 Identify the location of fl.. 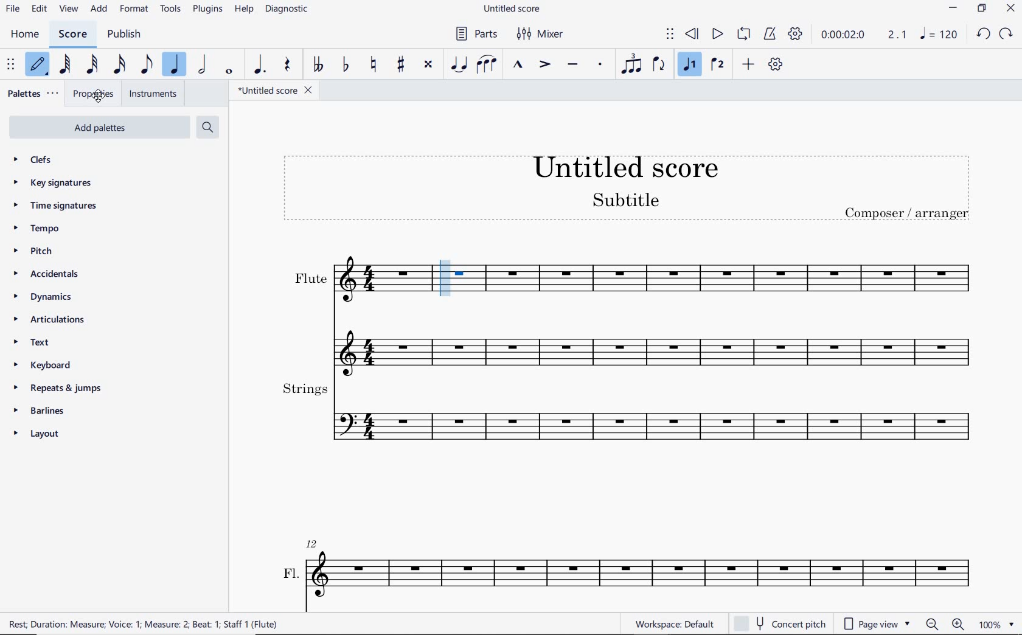
(630, 567).